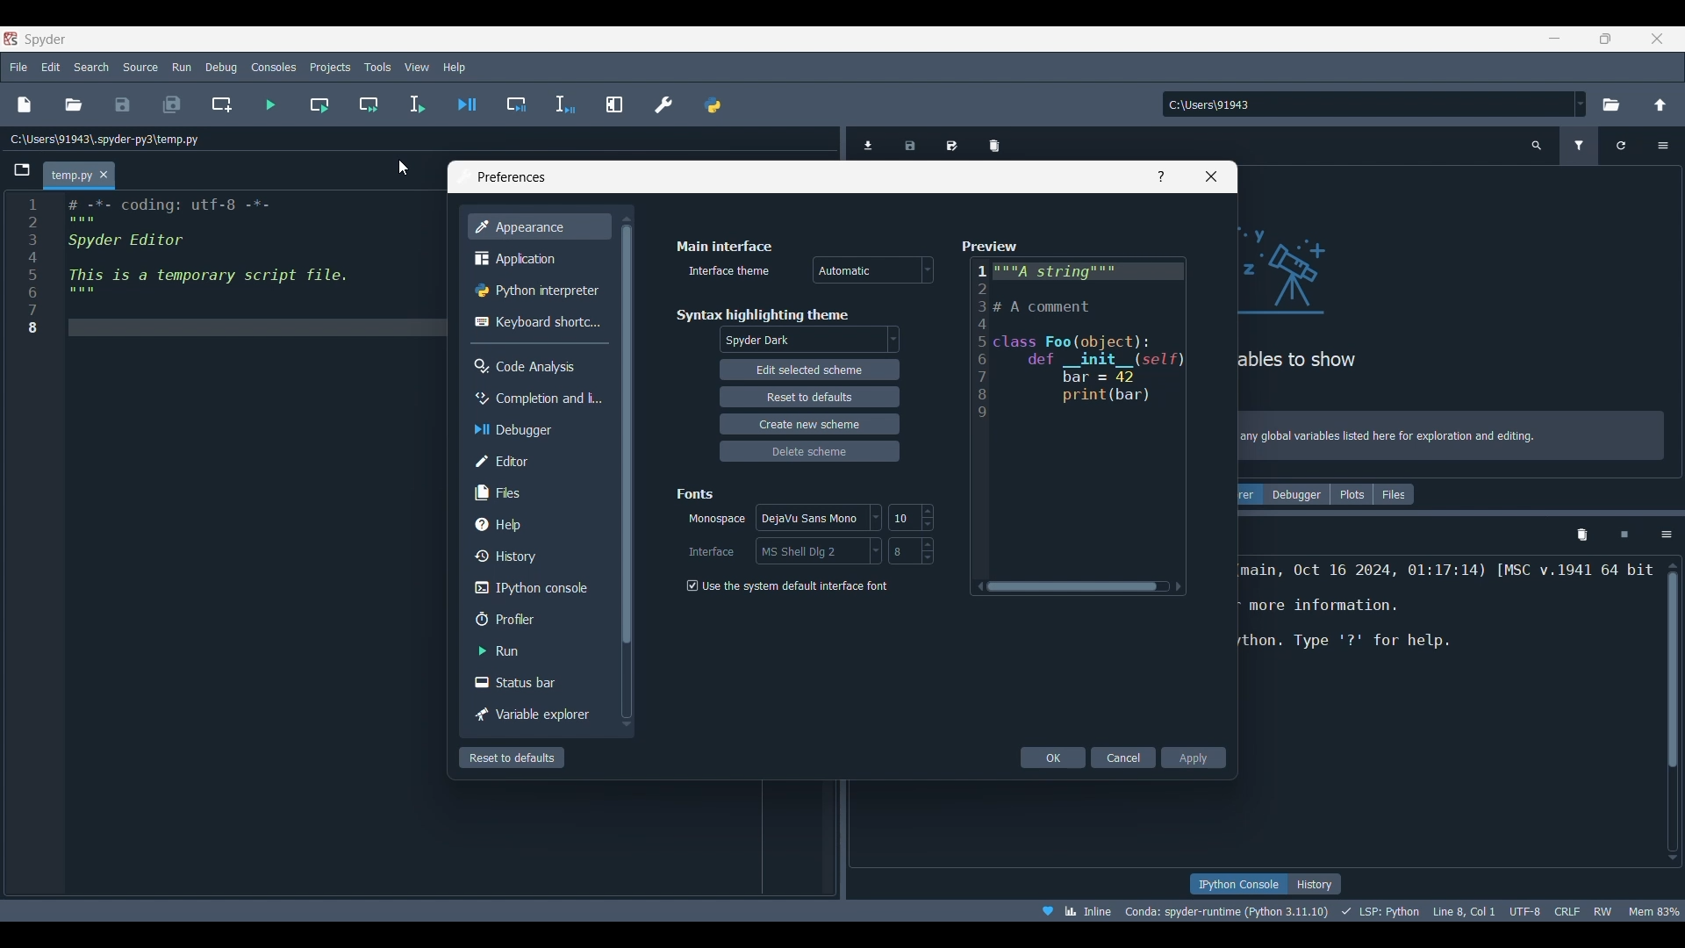 This screenshot has width=1685, height=948. Describe the element at coordinates (537, 399) in the screenshot. I see `completion` at that location.